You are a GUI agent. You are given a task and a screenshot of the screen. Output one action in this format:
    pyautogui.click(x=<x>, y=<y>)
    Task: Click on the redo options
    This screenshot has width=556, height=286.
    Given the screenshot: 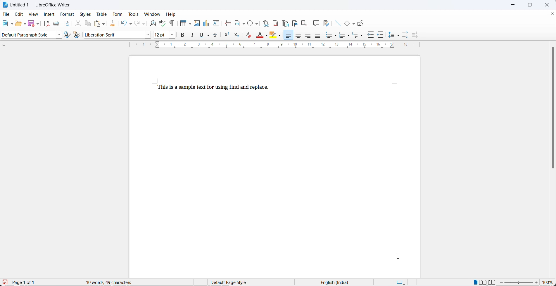 What is the action you would take?
    pyautogui.click(x=144, y=24)
    